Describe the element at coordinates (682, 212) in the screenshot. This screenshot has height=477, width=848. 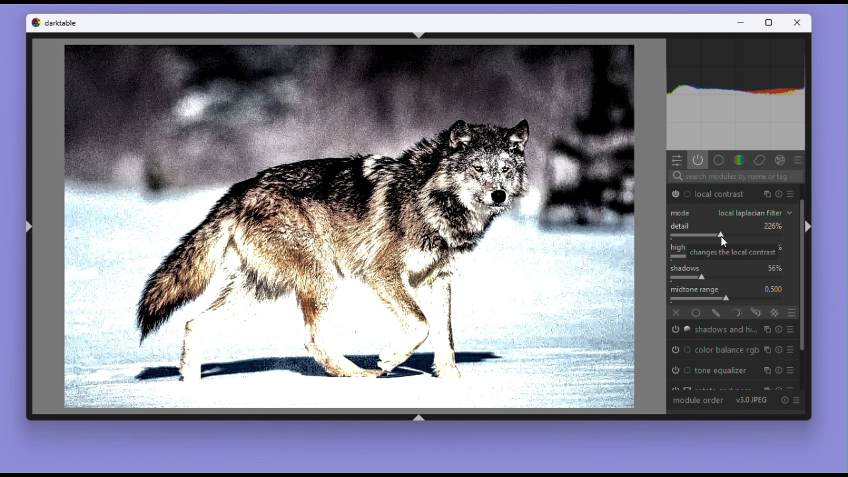
I see `Mode` at that location.